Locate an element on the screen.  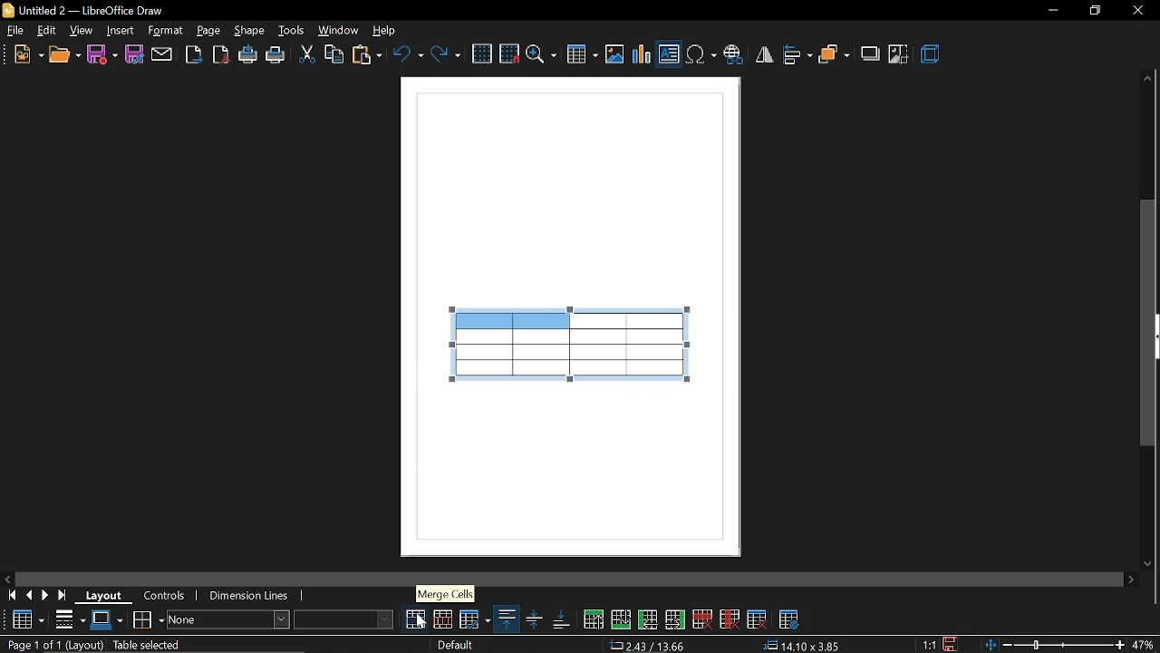
insert symbol is located at coordinates (701, 52).